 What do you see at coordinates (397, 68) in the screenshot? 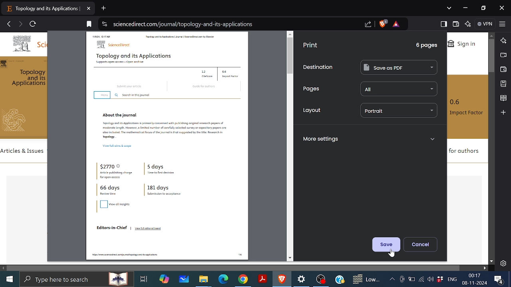
I see `Save as PDF` at bounding box center [397, 68].